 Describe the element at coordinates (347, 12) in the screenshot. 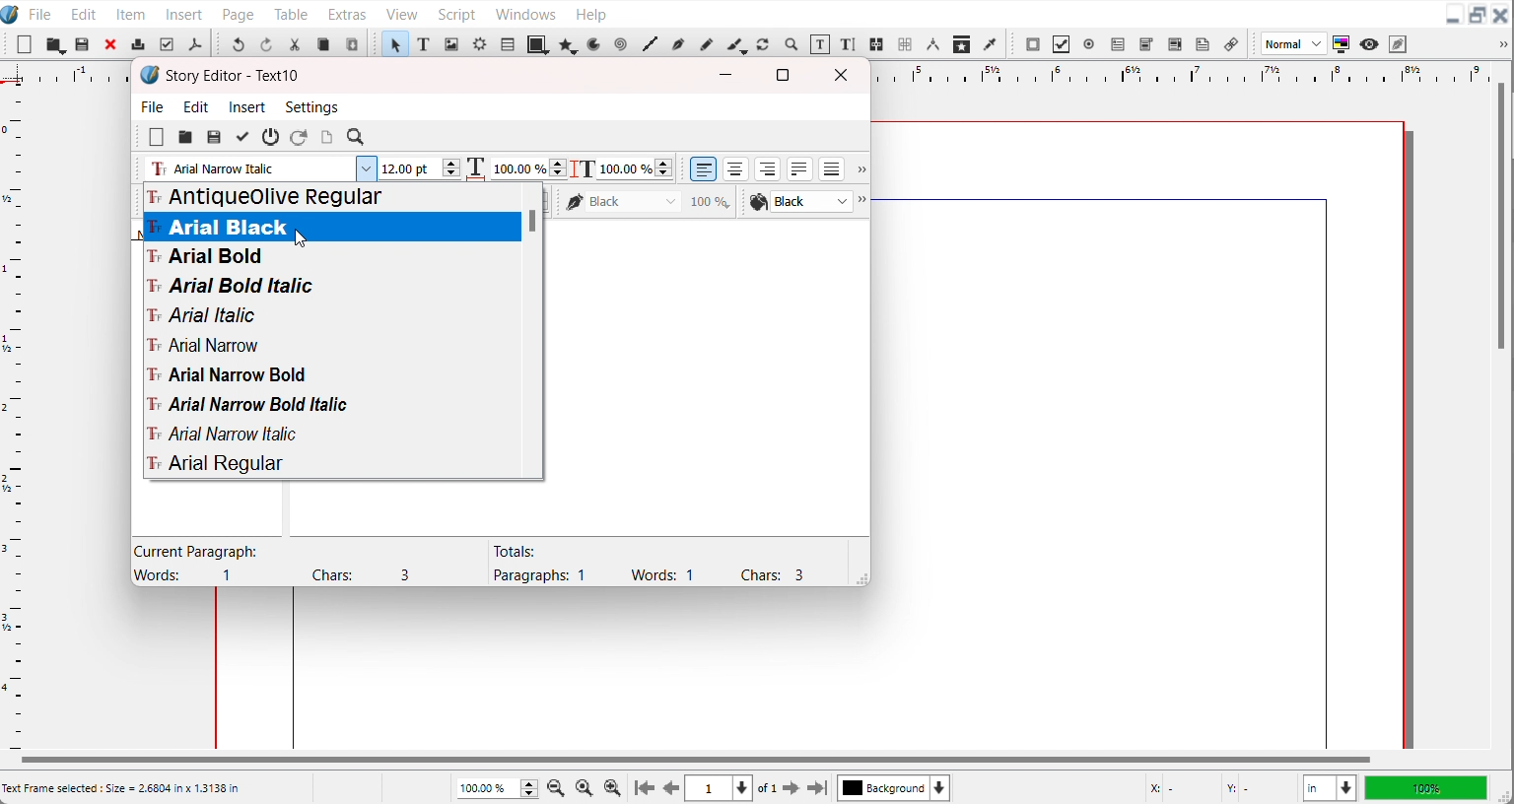

I see `Extras` at that location.